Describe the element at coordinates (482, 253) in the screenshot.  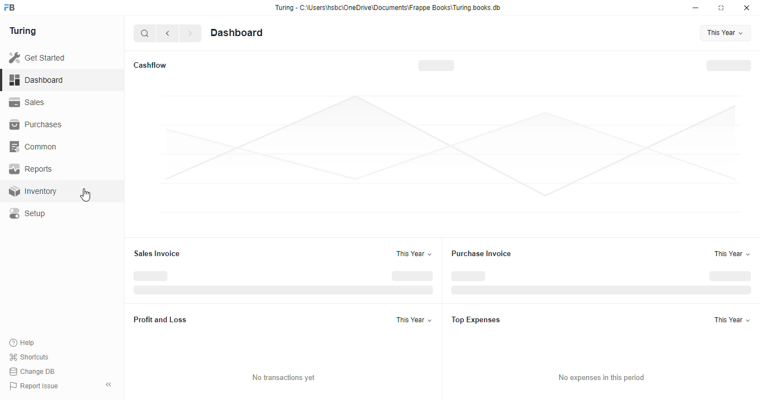
I see `purchase invoice` at that location.